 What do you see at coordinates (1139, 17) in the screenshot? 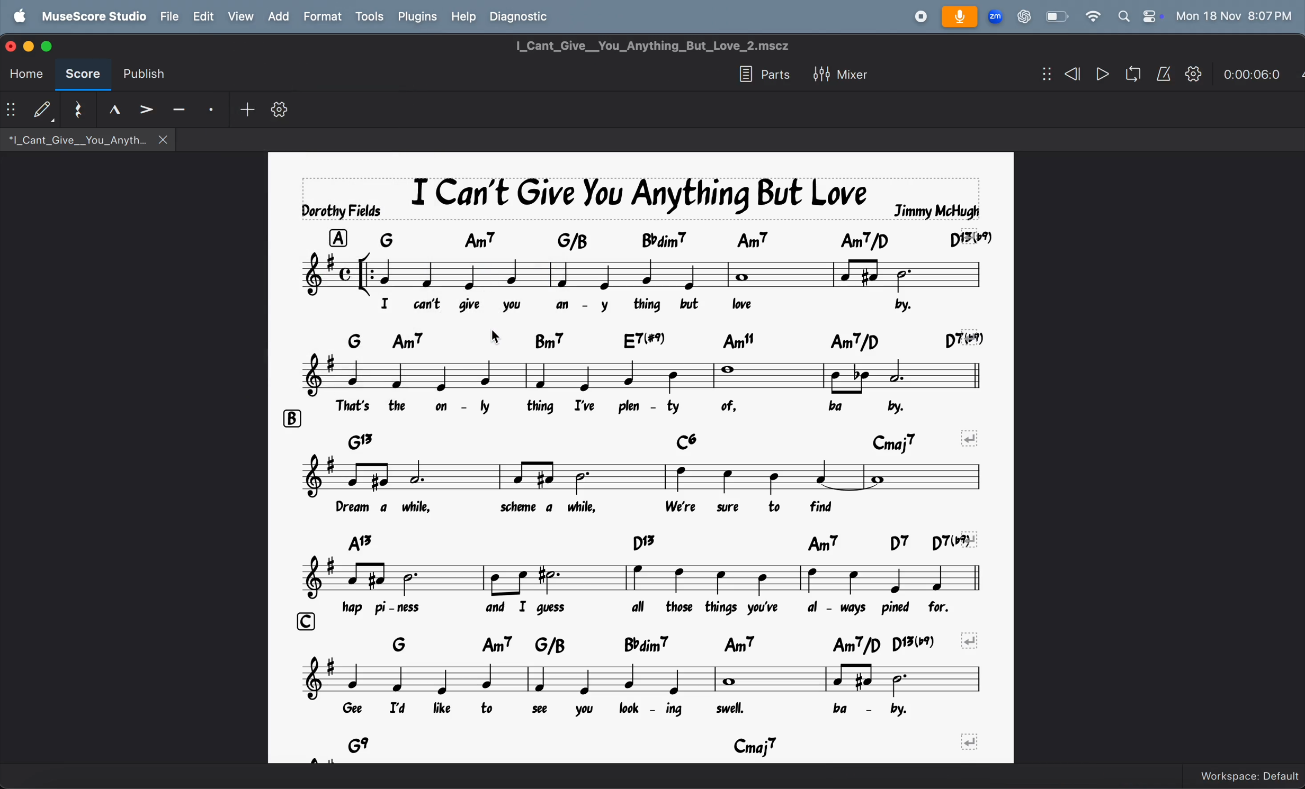
I see `apple widgets` at bounding box center [1139, 17].